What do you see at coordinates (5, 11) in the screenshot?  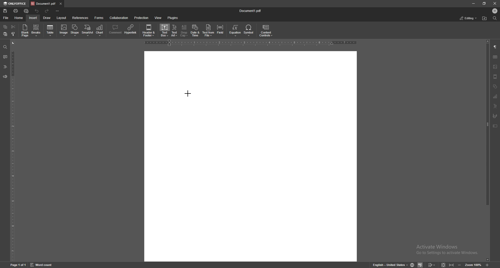 I see `save` at bounding box center [5, 11].